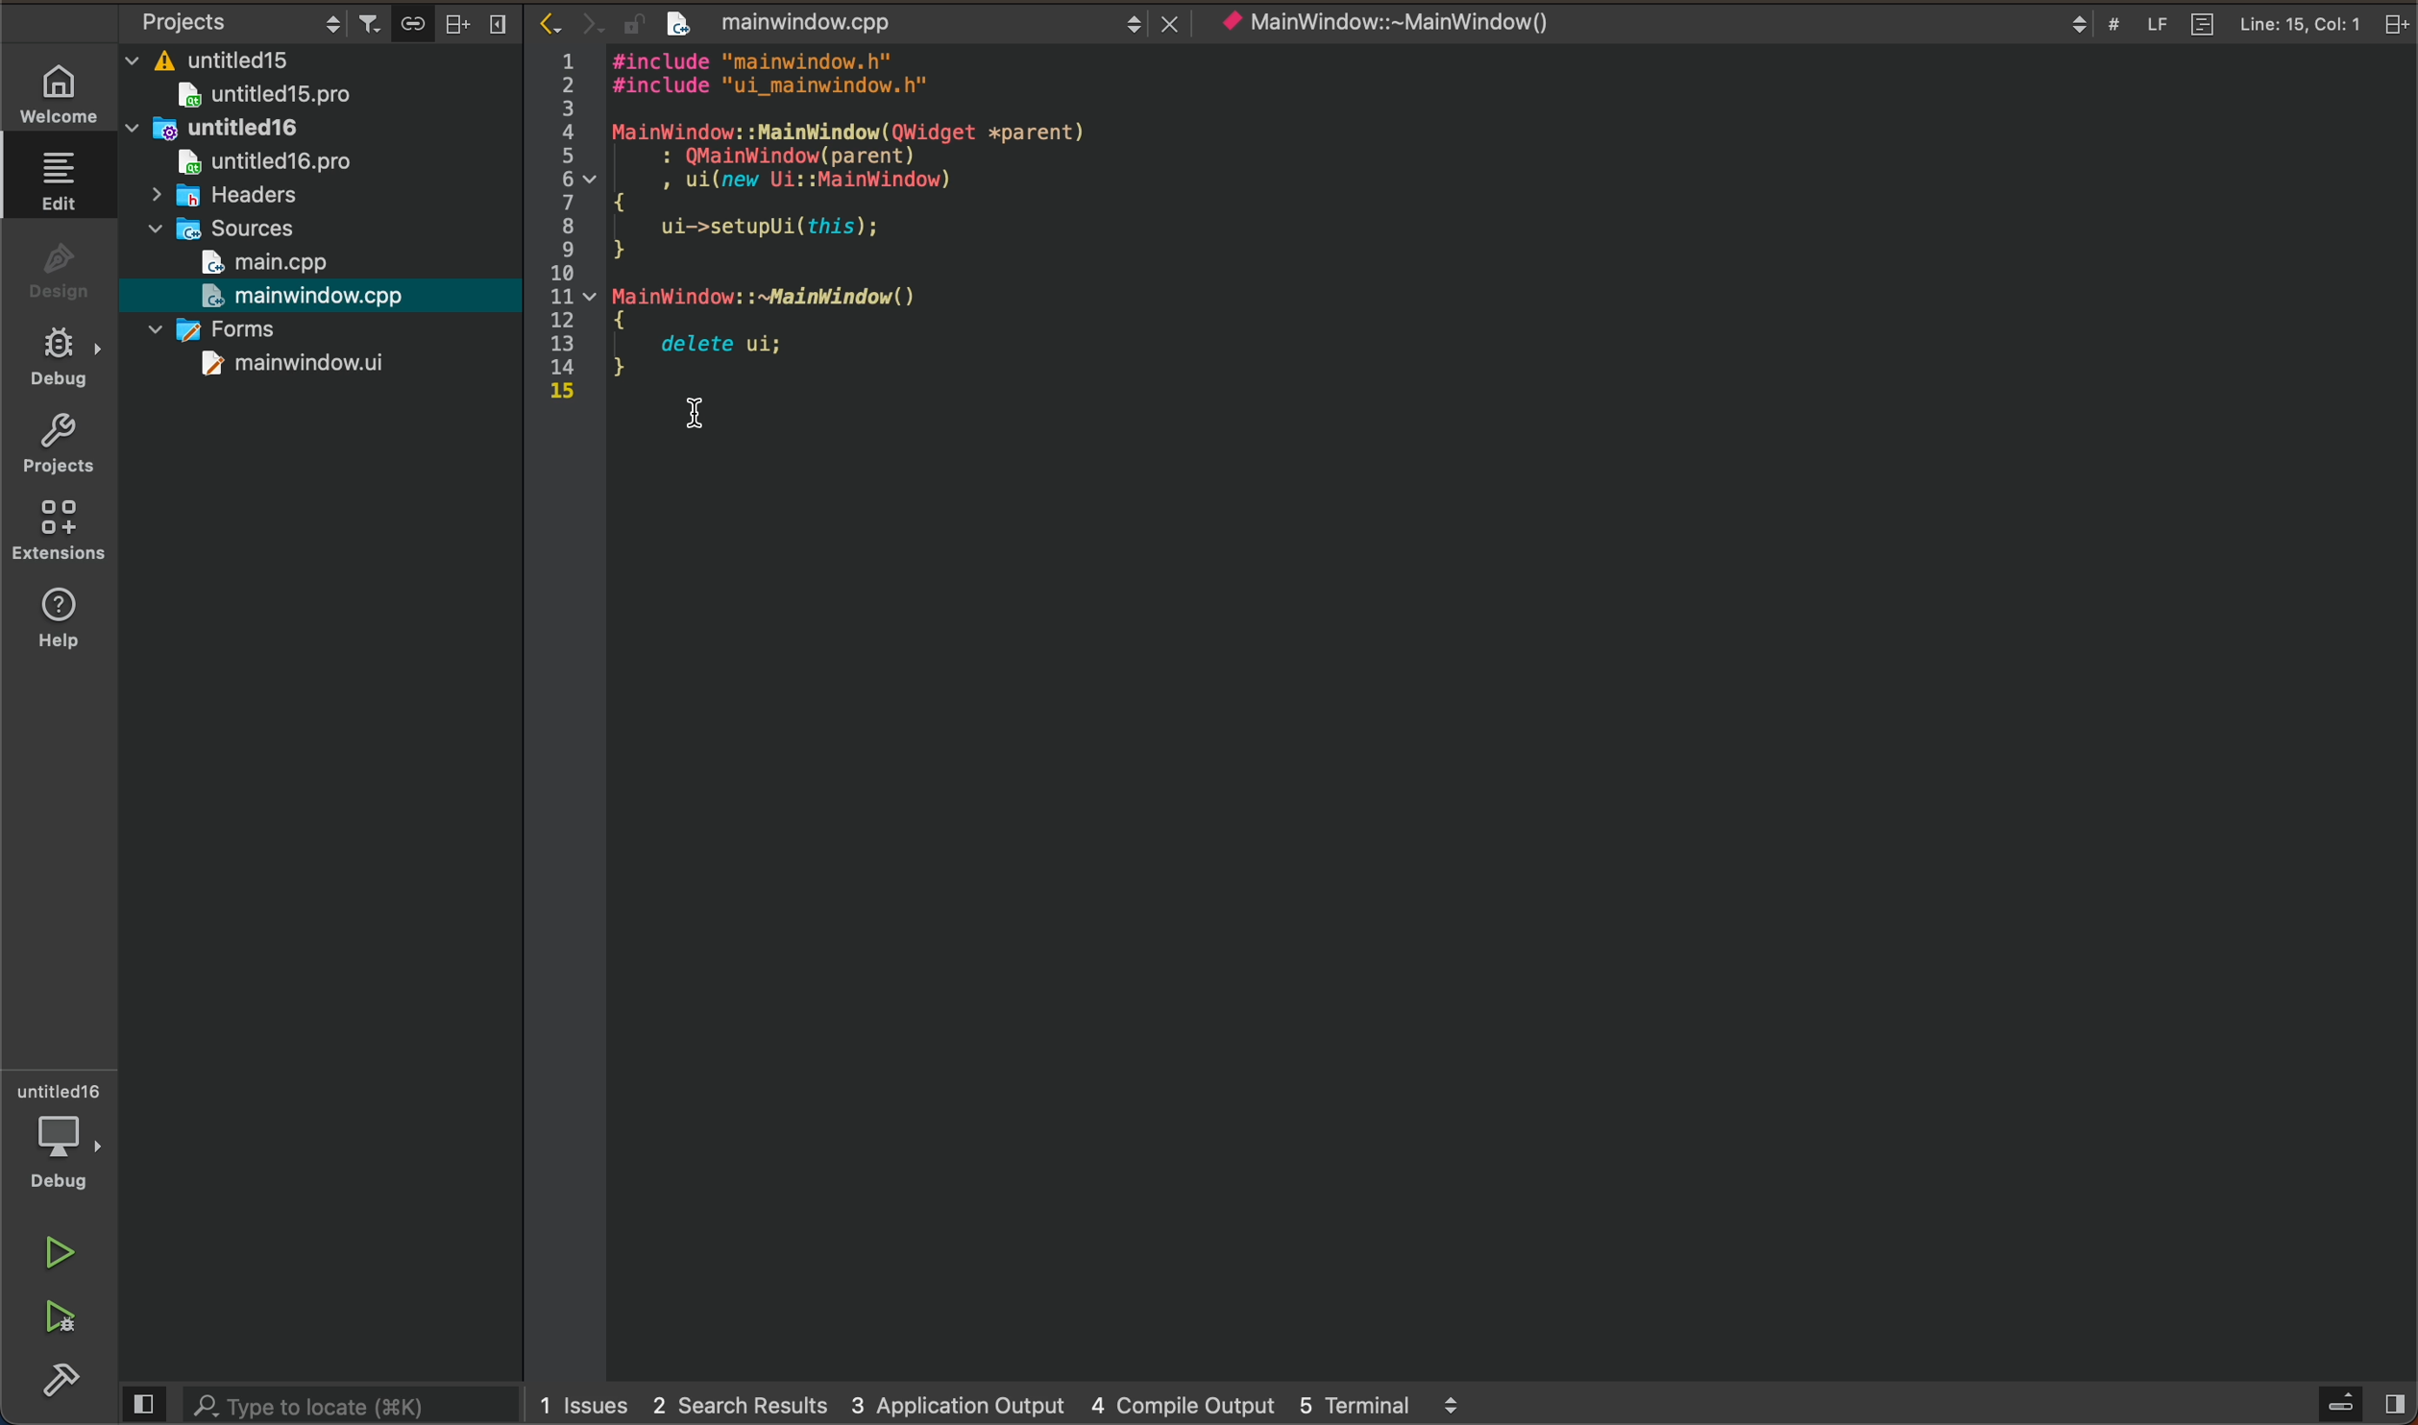 This screenshot has height=1425, width=2418. Describe the element at coordinates (2141, 23) in the screenshot. I see `# LF` at that location.